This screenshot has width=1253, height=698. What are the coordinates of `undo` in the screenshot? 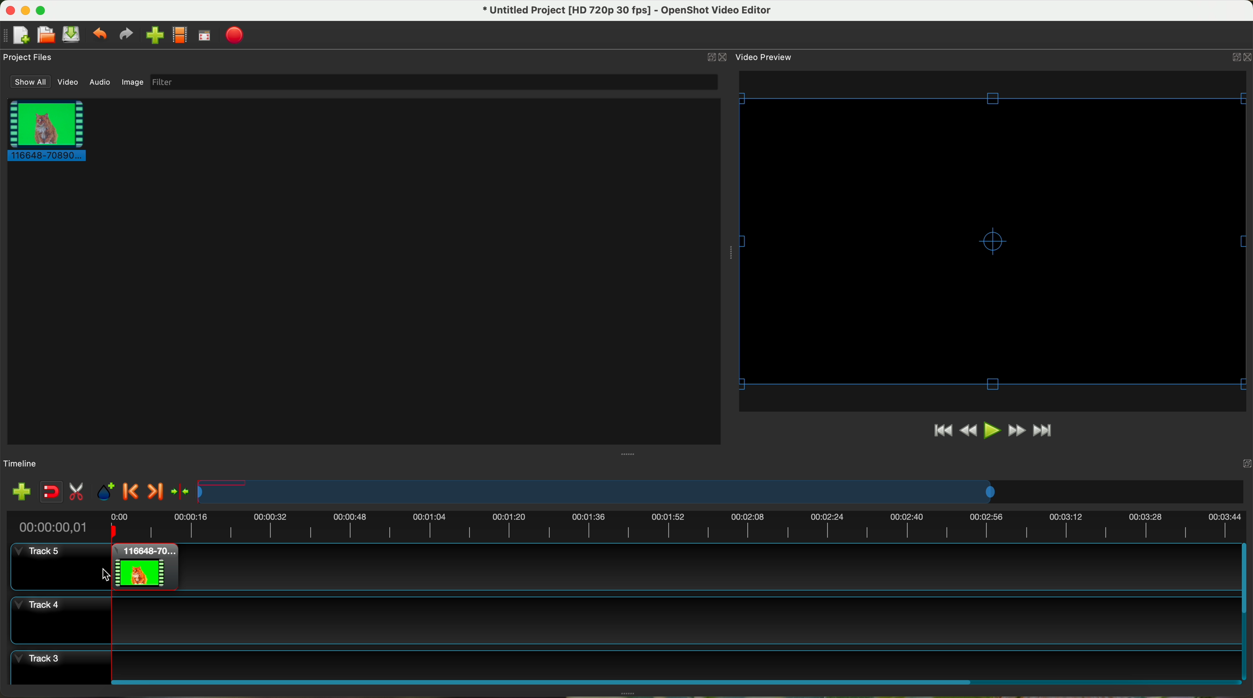 It's located at (99, 33).